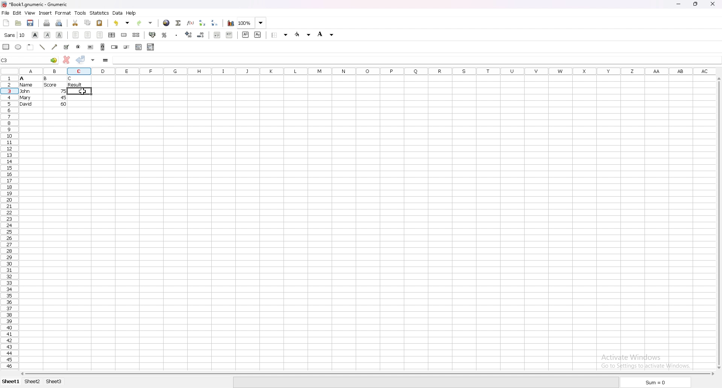  What do you see at coordinates (79, 47) in the screenshot?
I see `radio button` at bounding box center [79, 47].